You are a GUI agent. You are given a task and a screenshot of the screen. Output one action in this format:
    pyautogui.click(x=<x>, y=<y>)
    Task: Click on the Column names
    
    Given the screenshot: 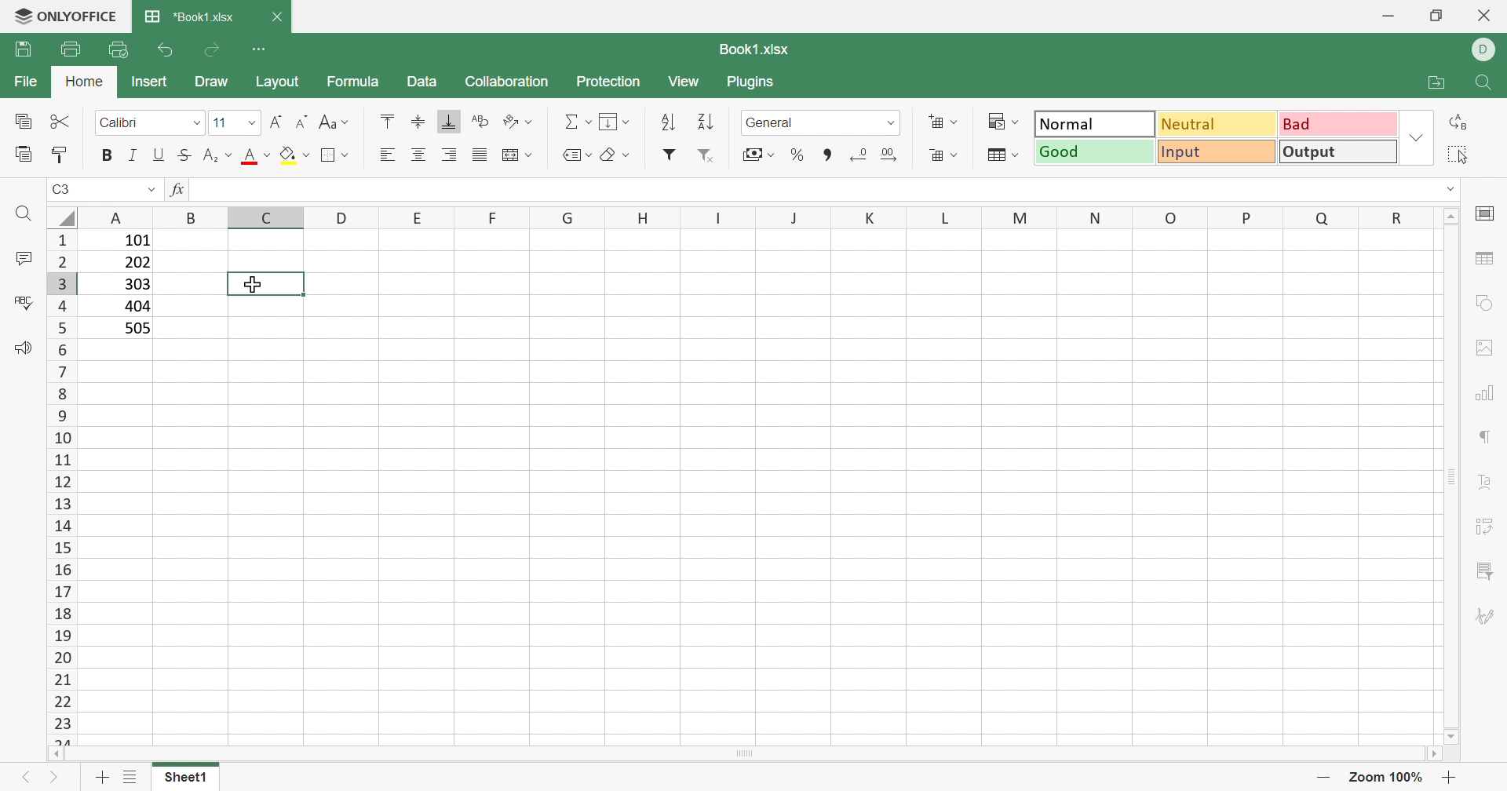 What is the action you would take?
    pyautogui.click(x=755, y=217)
    